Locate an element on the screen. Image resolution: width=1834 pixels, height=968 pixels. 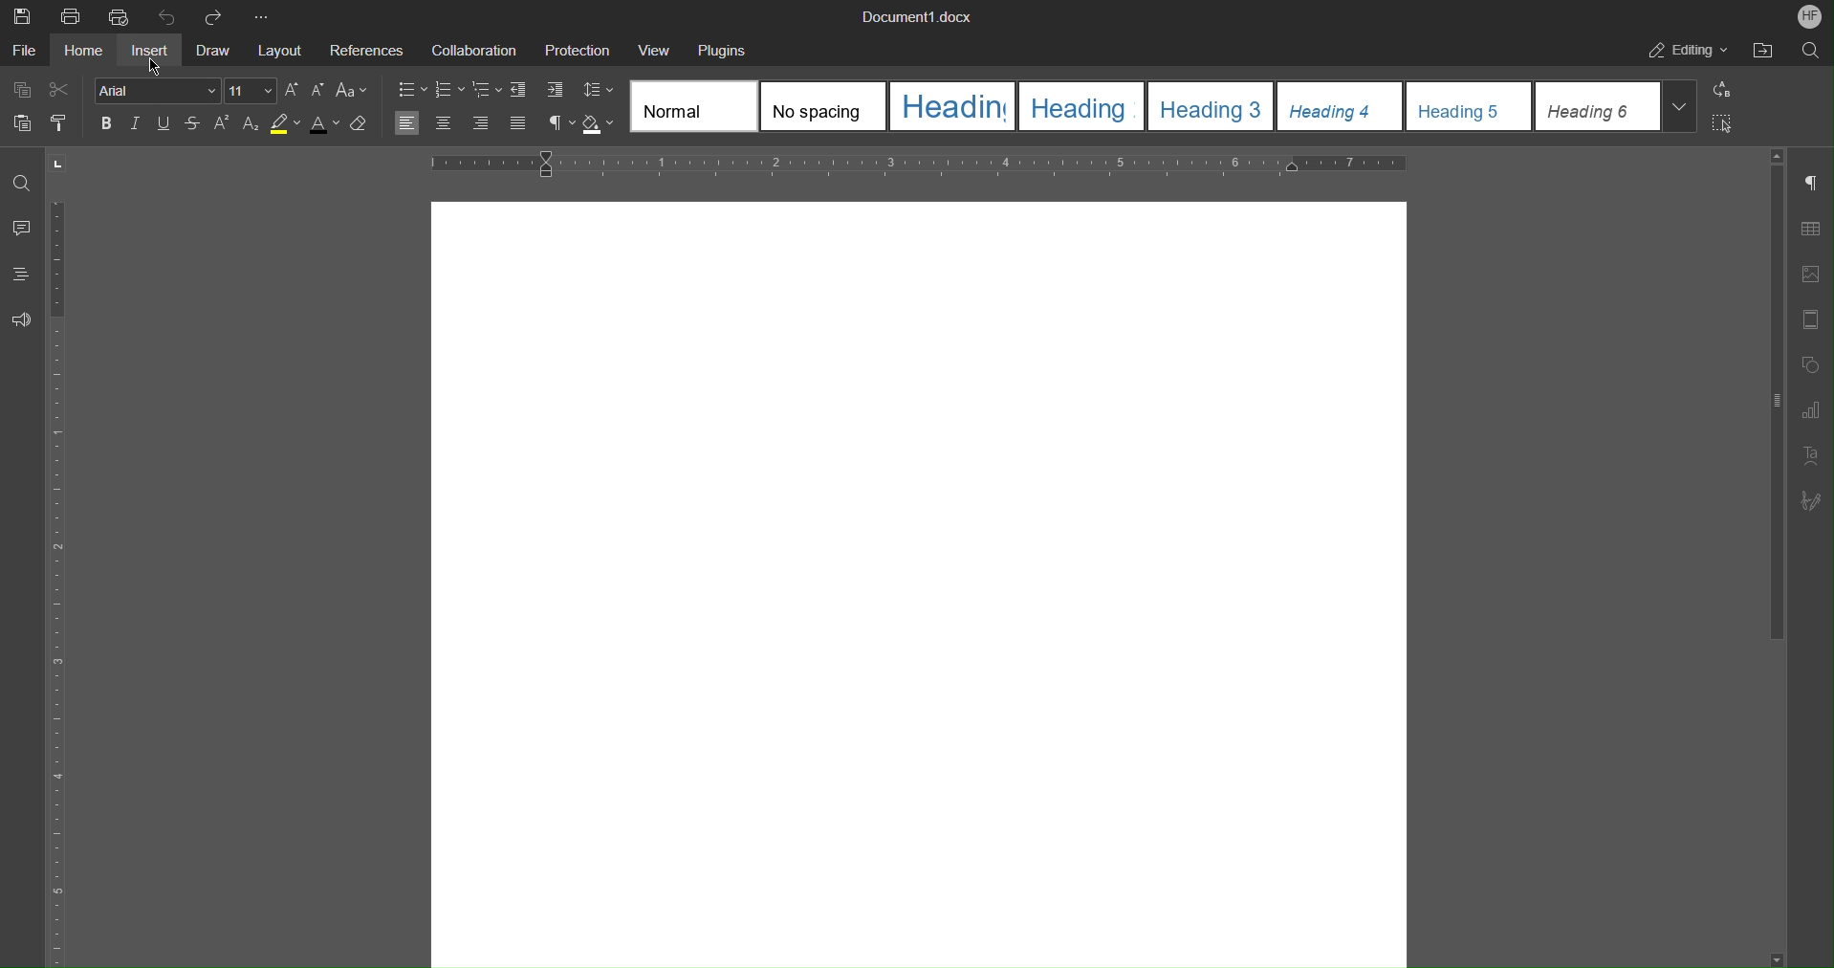
Justify is located at coordinates (515, 122).